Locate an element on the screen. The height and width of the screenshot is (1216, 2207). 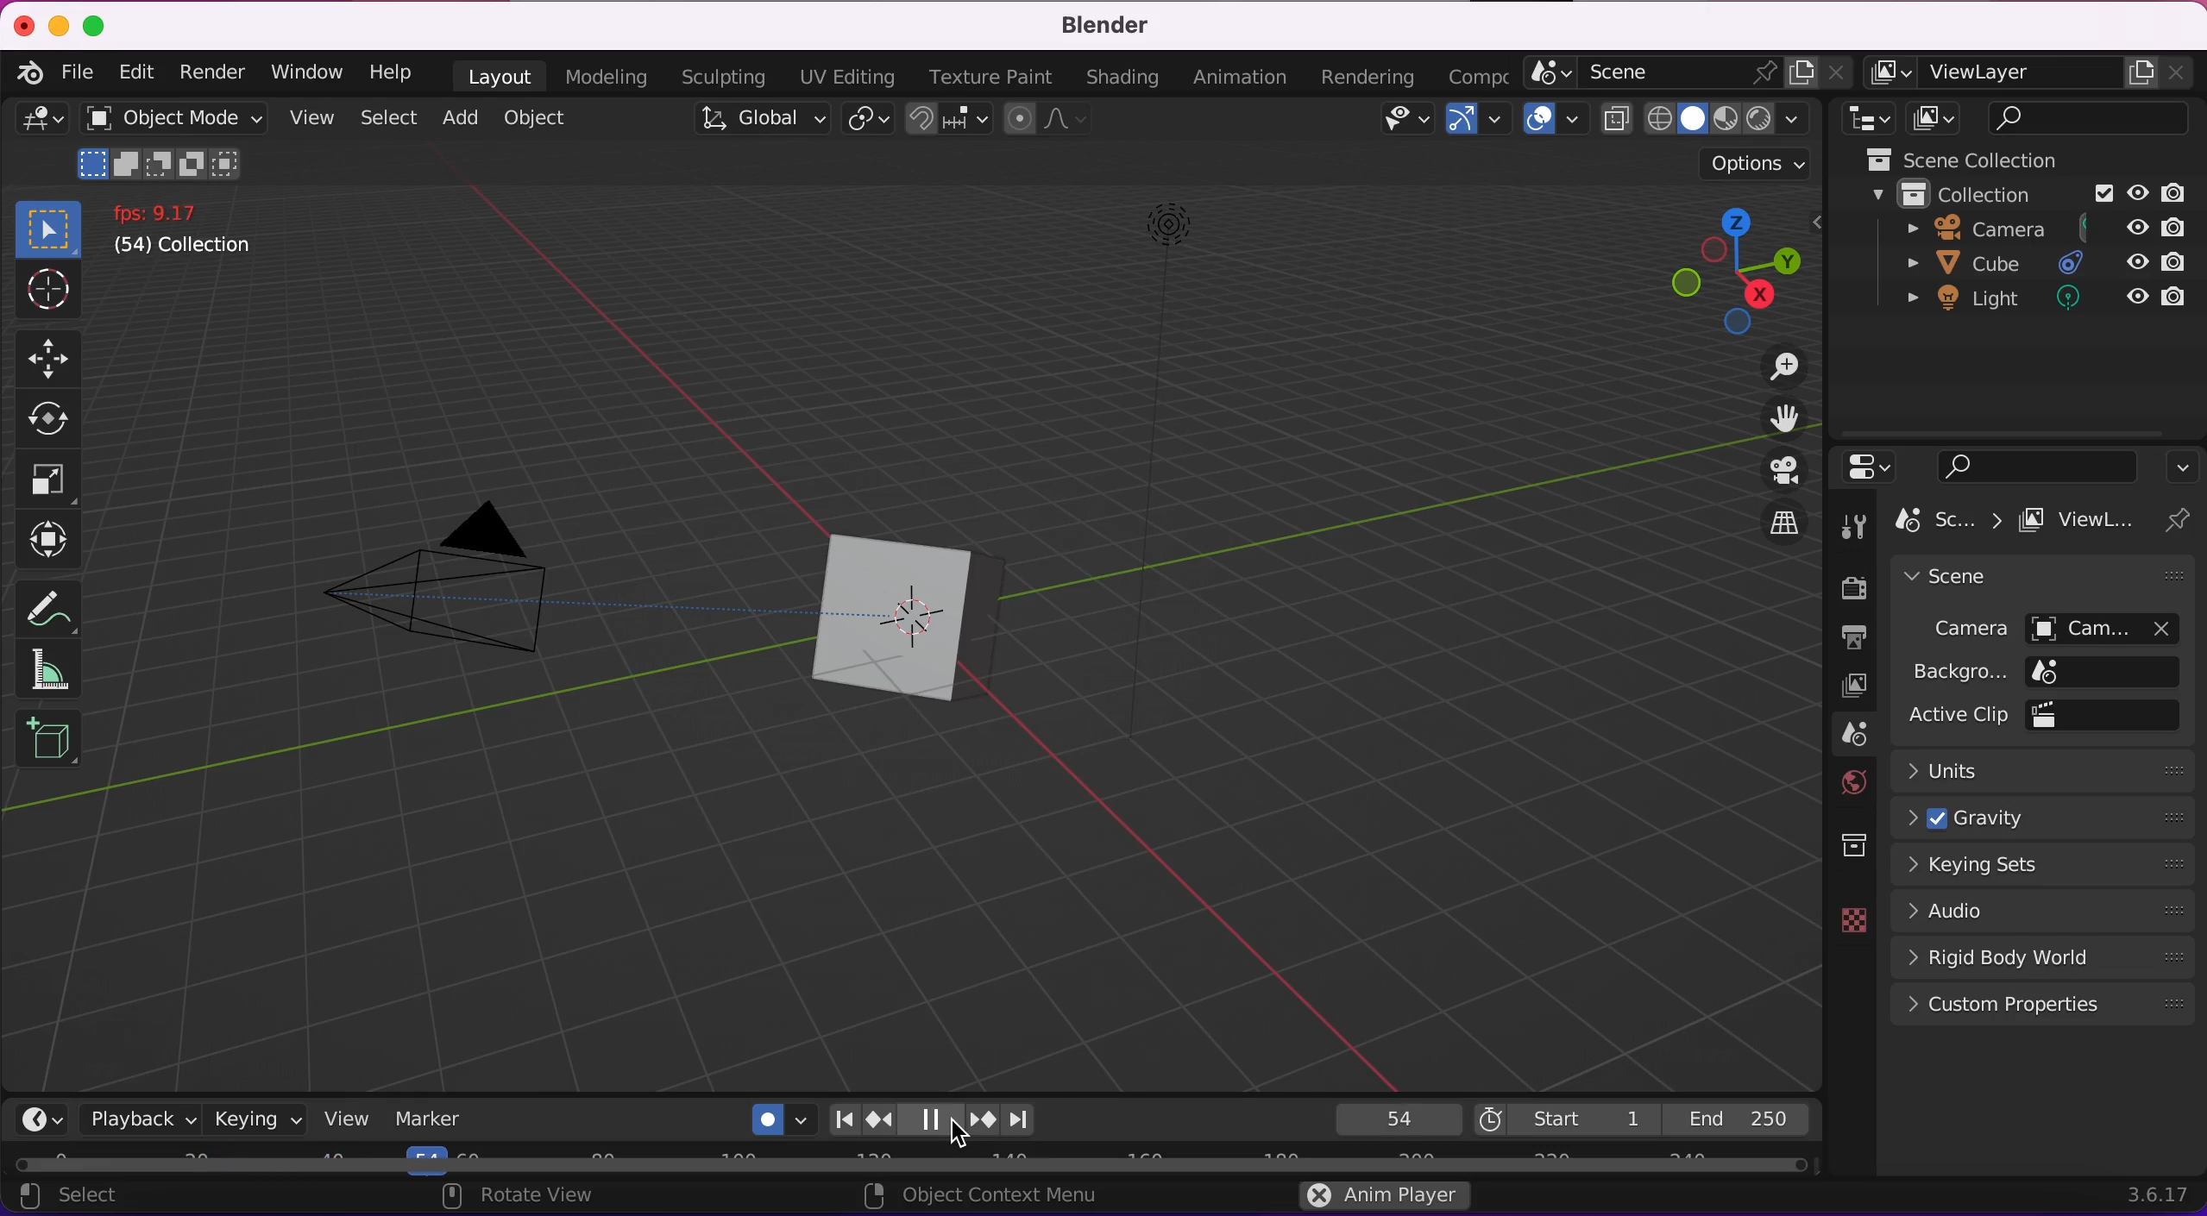
gravity is located at coordinates (2041, 816).